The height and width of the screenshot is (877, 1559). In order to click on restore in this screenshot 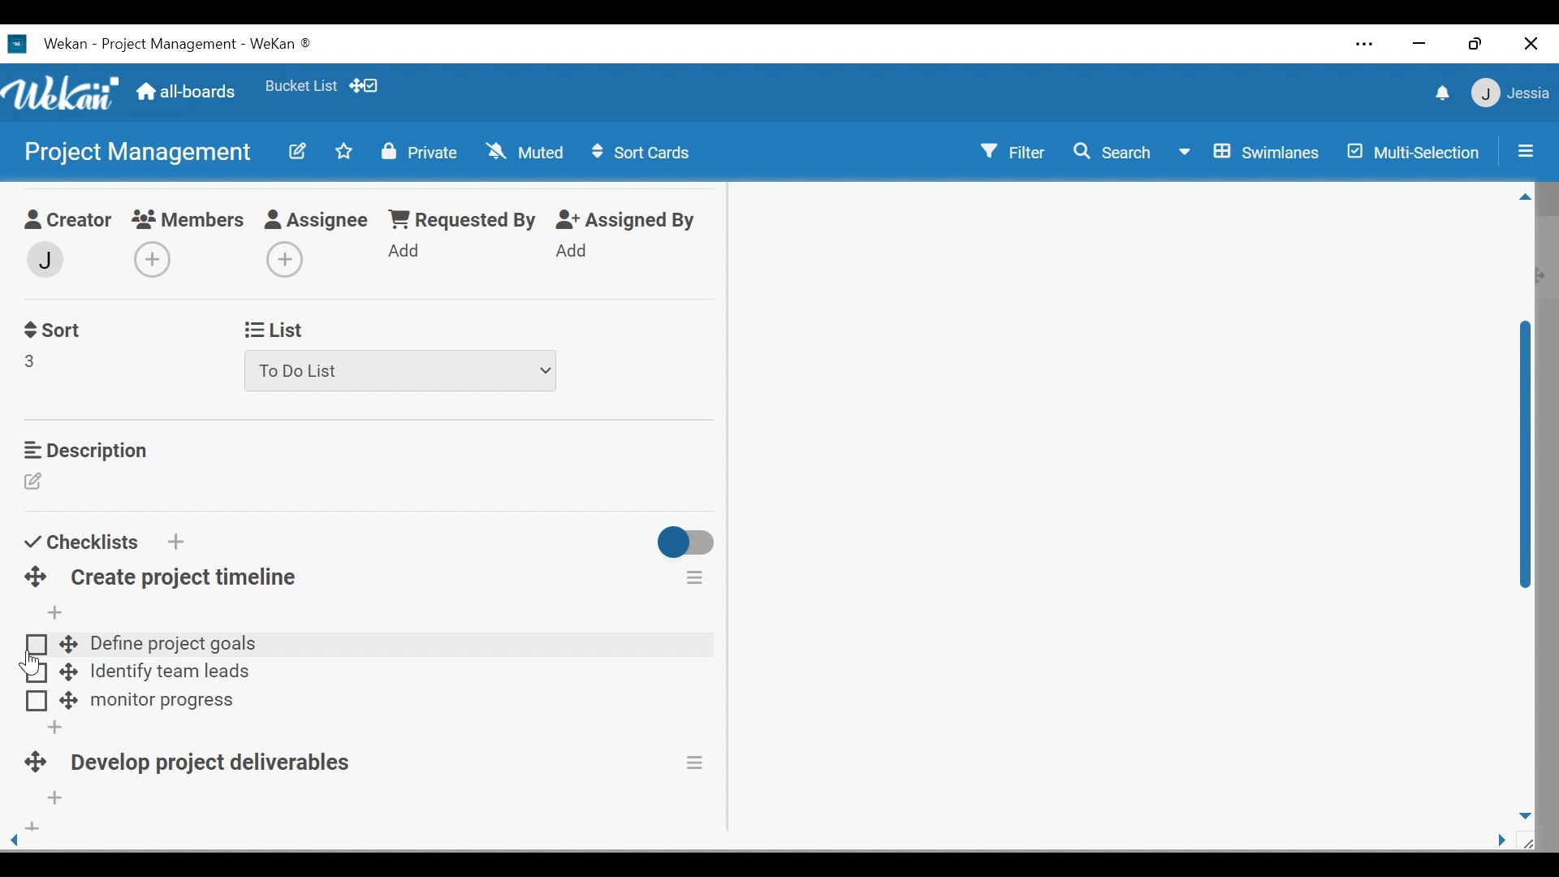, I will do `click(1475, 45)`.